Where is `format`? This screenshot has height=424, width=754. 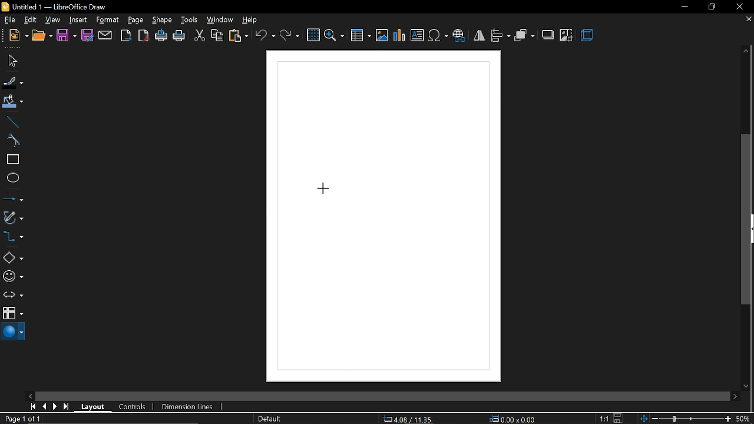
format is located at coordinates (108, 19).